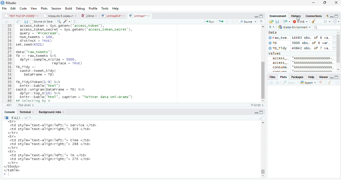  What do you see at coordinates (335, 76) in the screenshot?
I see `minimize/maximize` at bounding box center [335, 76].